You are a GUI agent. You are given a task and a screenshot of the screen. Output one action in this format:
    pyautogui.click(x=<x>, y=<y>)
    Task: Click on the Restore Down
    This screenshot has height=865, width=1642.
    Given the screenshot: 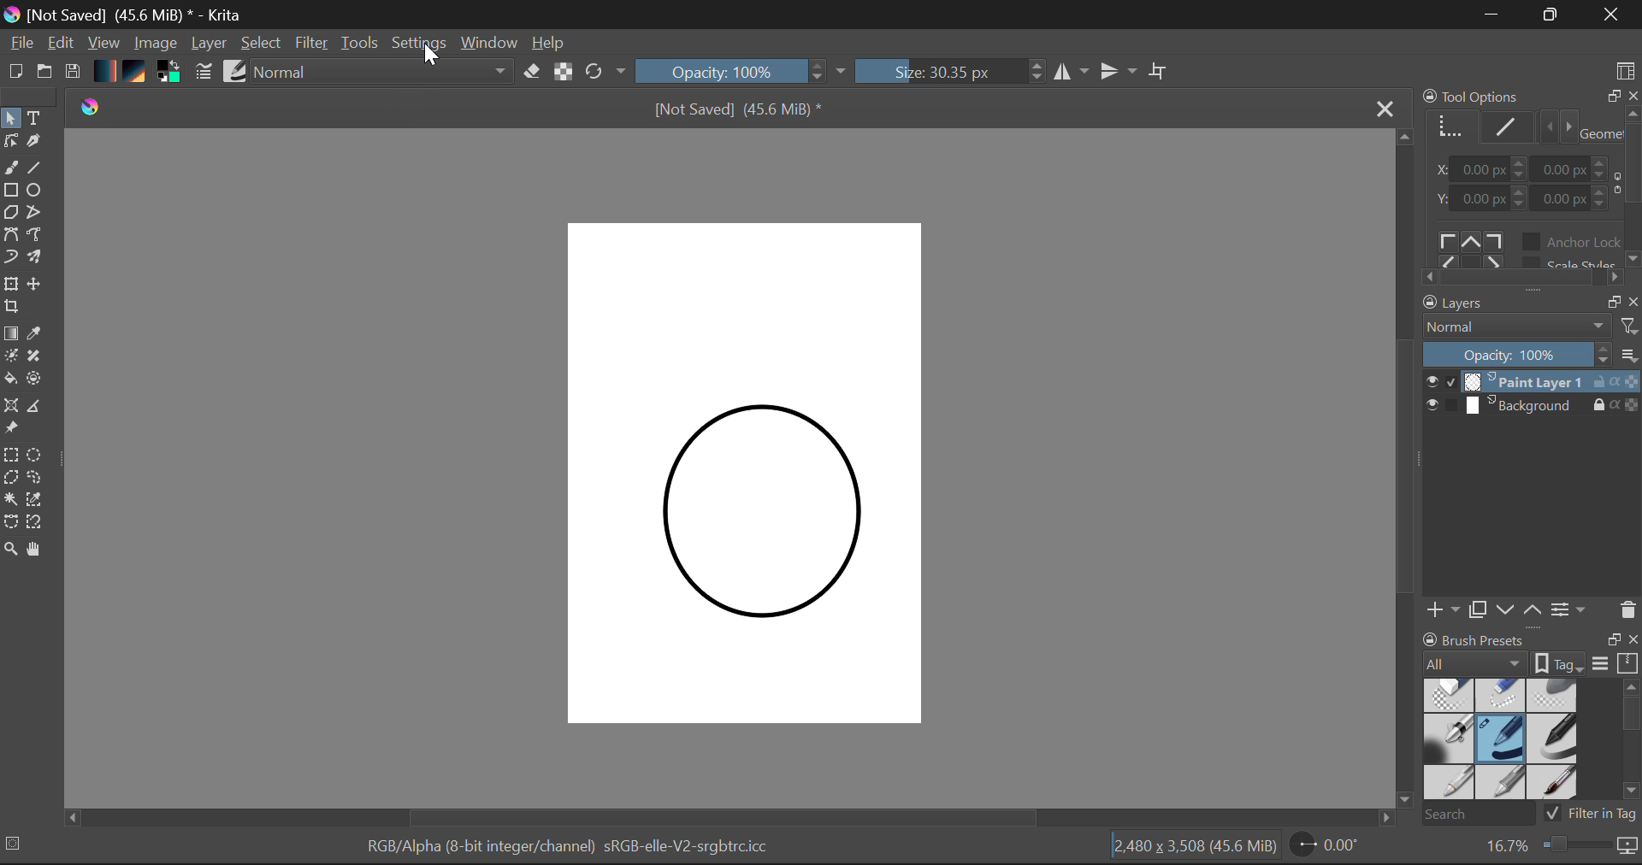 What is the action you would take?
    pyautogui.click(x=1492, y=15)
    